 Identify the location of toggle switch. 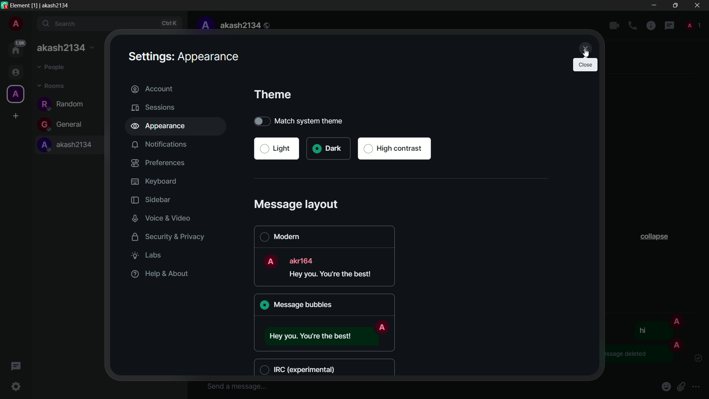
(261, 121).